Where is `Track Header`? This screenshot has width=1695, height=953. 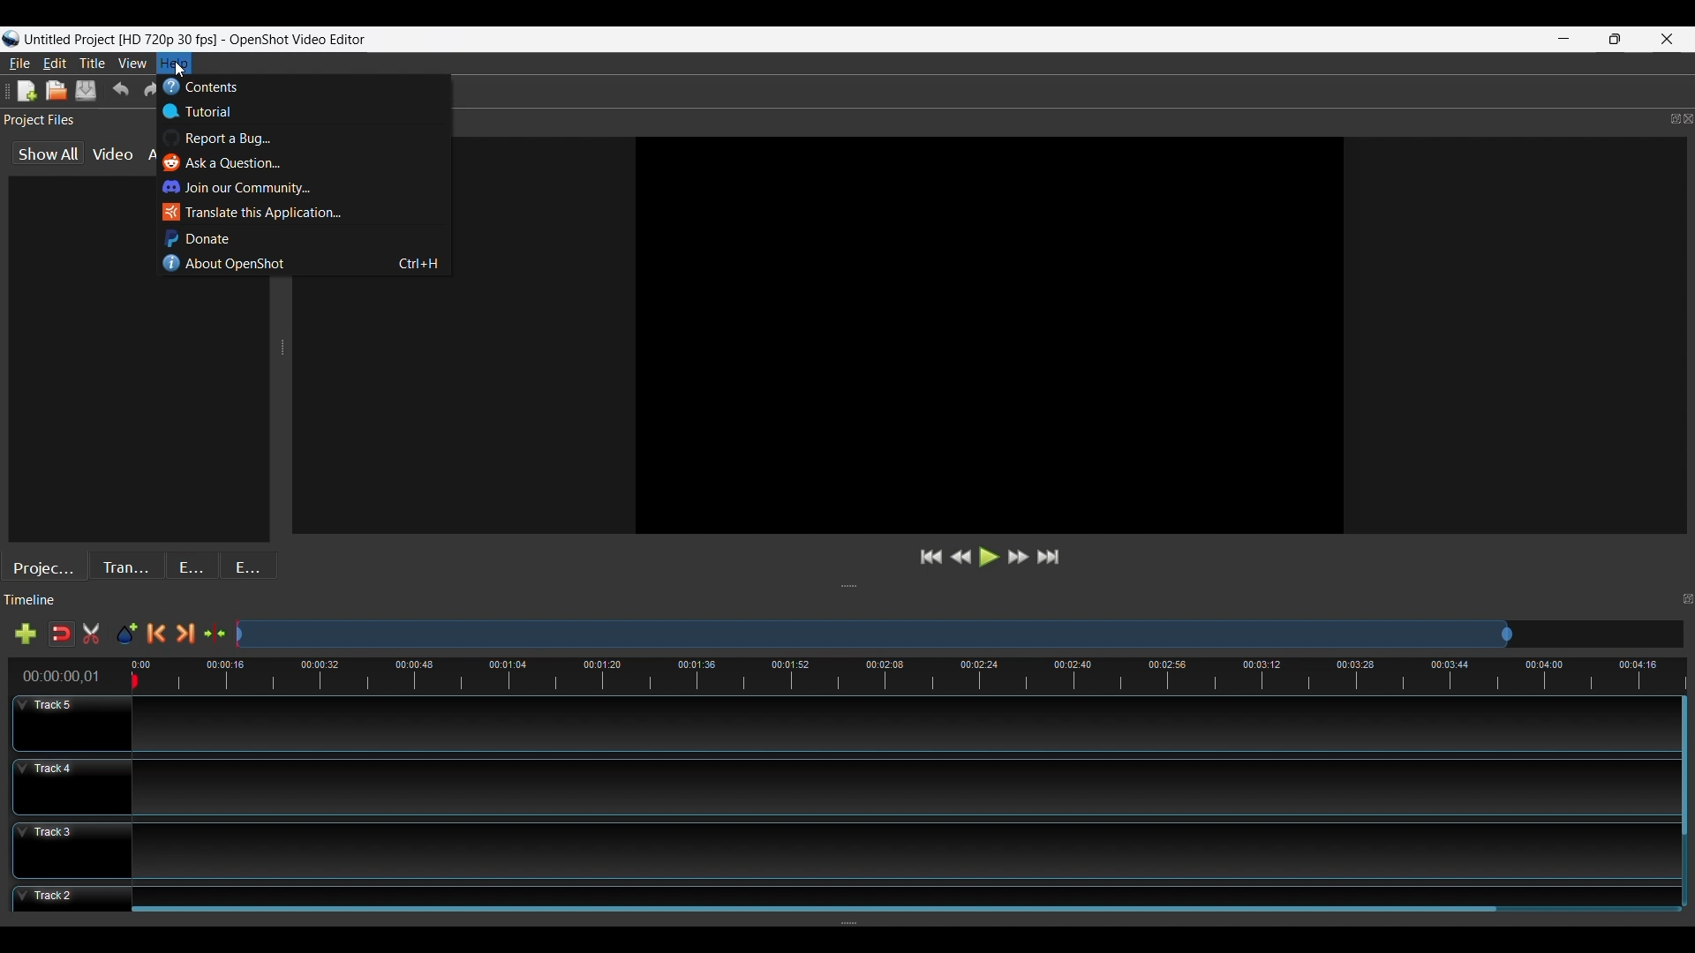
Track Header is located at coordinates (72, 851).